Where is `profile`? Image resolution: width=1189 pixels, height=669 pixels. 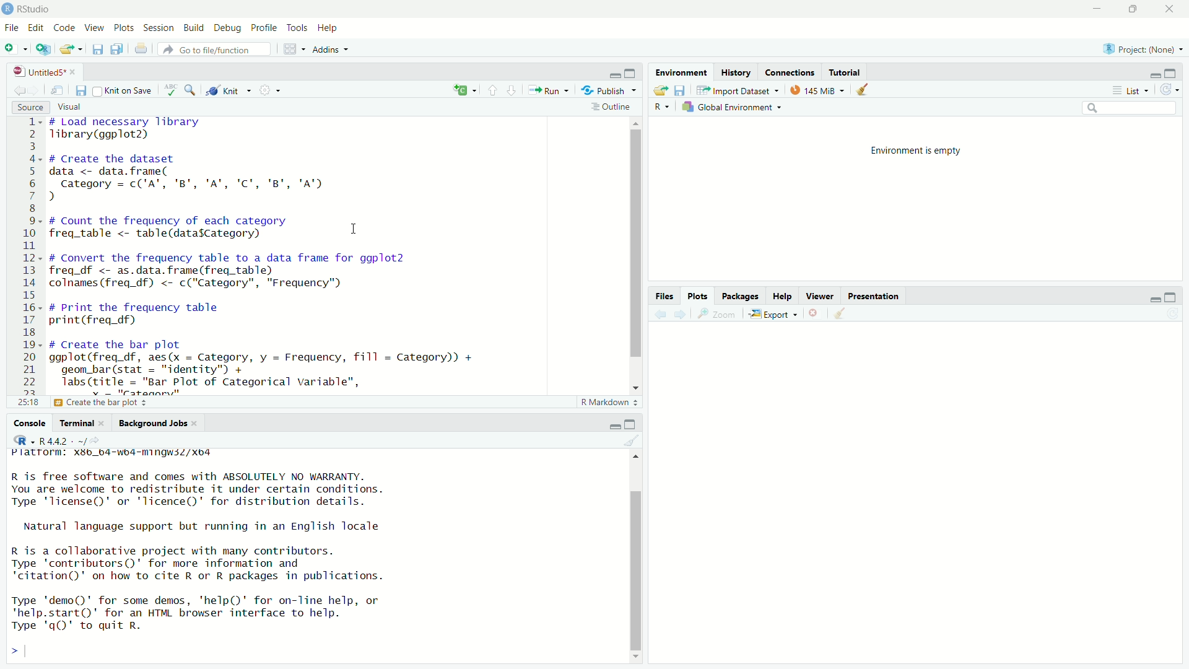
profile is located at coordinates (263, 28).